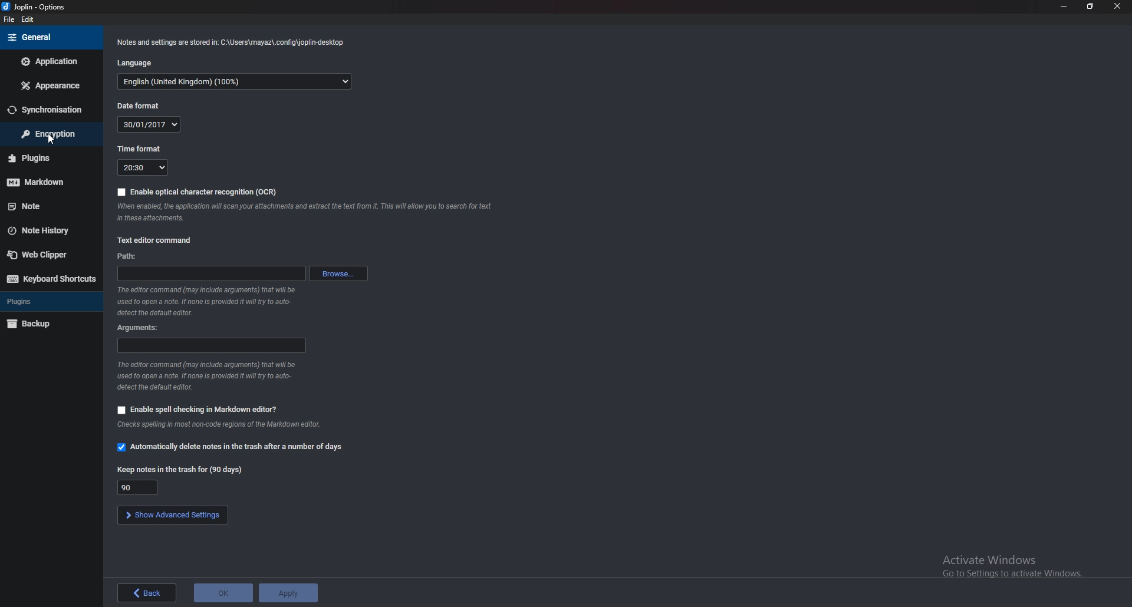  What do you see at coordinates (48, 60) in the screenshot?
I see `application` at bounding box center [48, 60].